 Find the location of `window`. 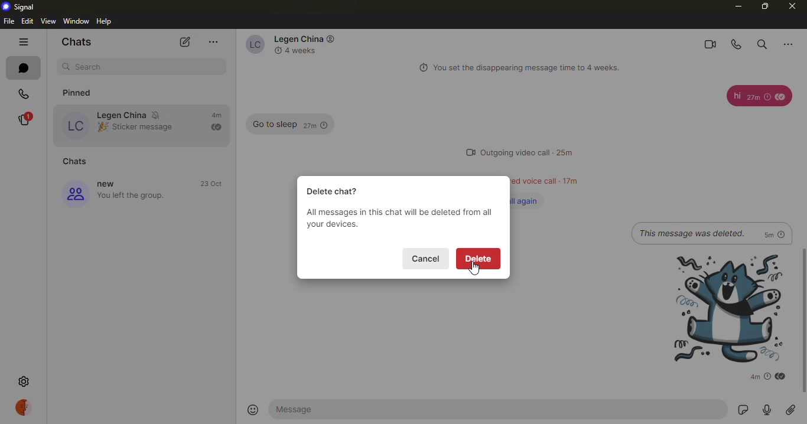

window is located at coordinates (76, 21).